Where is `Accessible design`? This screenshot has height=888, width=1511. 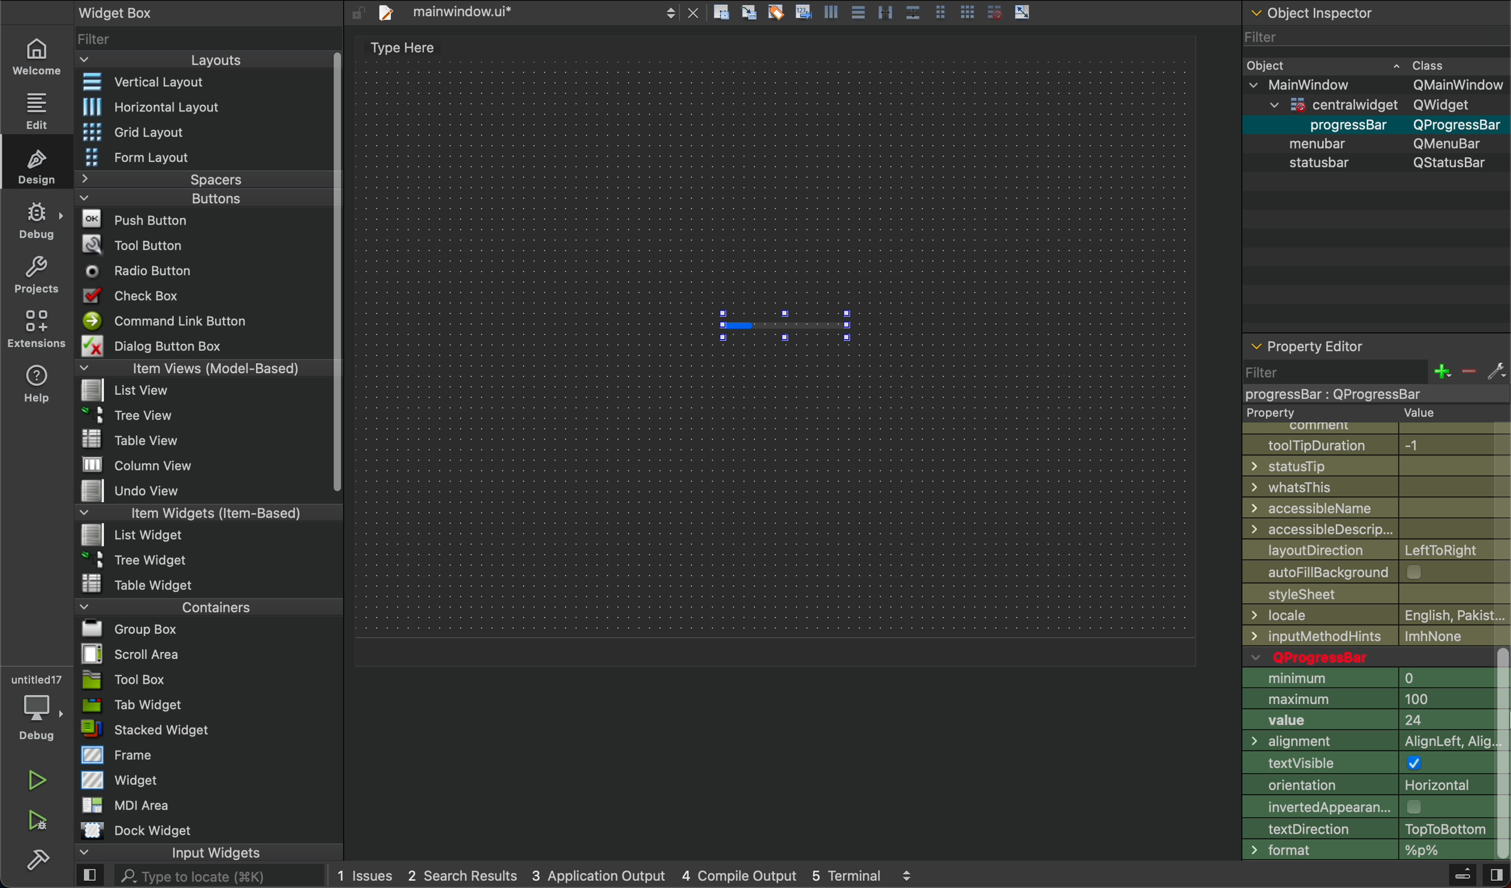 Accessible design is located at coordinates (1377, 529).